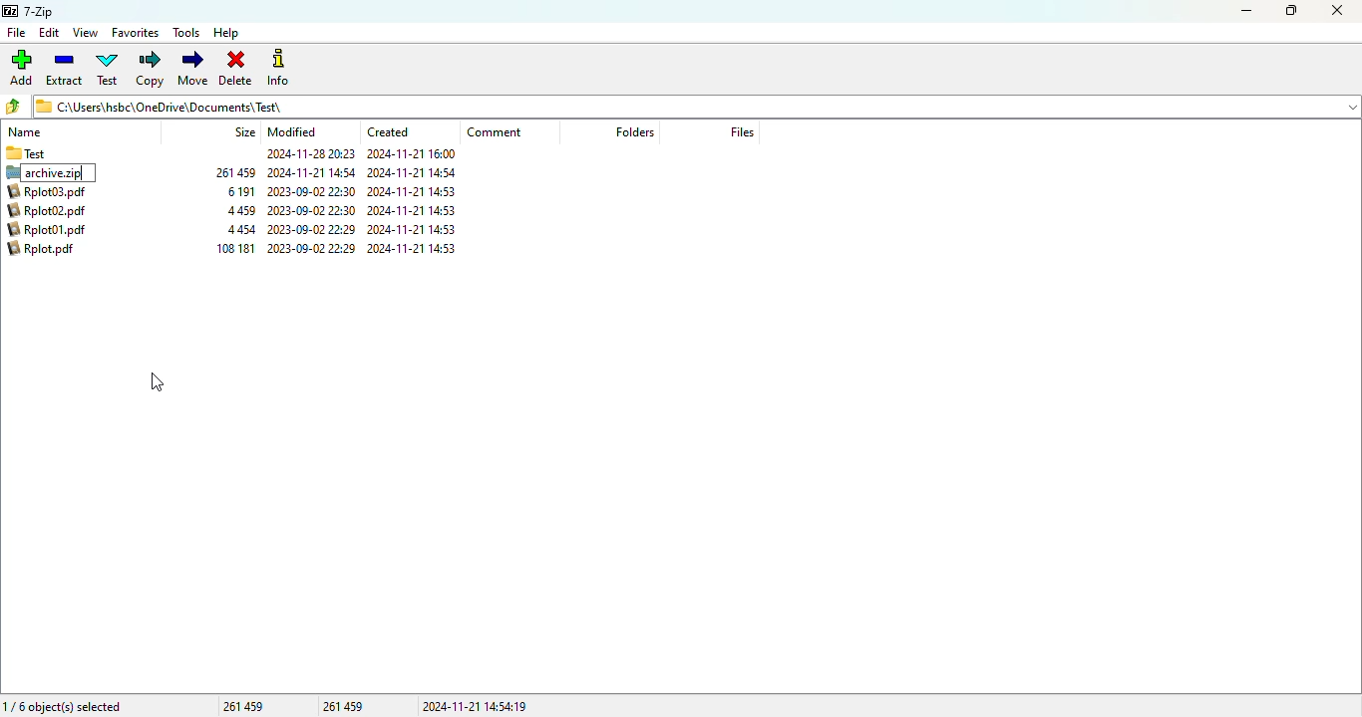  Describe the element at coordinates (388, 131) in the screenshot. I see `created` at that location.